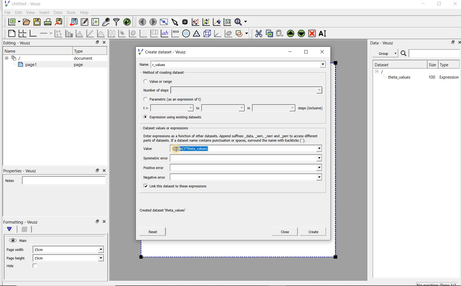 The image size is (461, 286). What do you see at coordinates (12, 230) in the screenshot?
I see `Main formatting` at bounding box center [12, 230].